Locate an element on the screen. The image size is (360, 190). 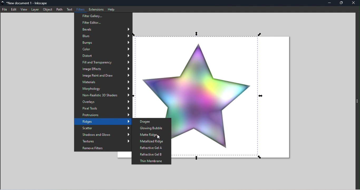
Distort is located at coordinates (103, 57).